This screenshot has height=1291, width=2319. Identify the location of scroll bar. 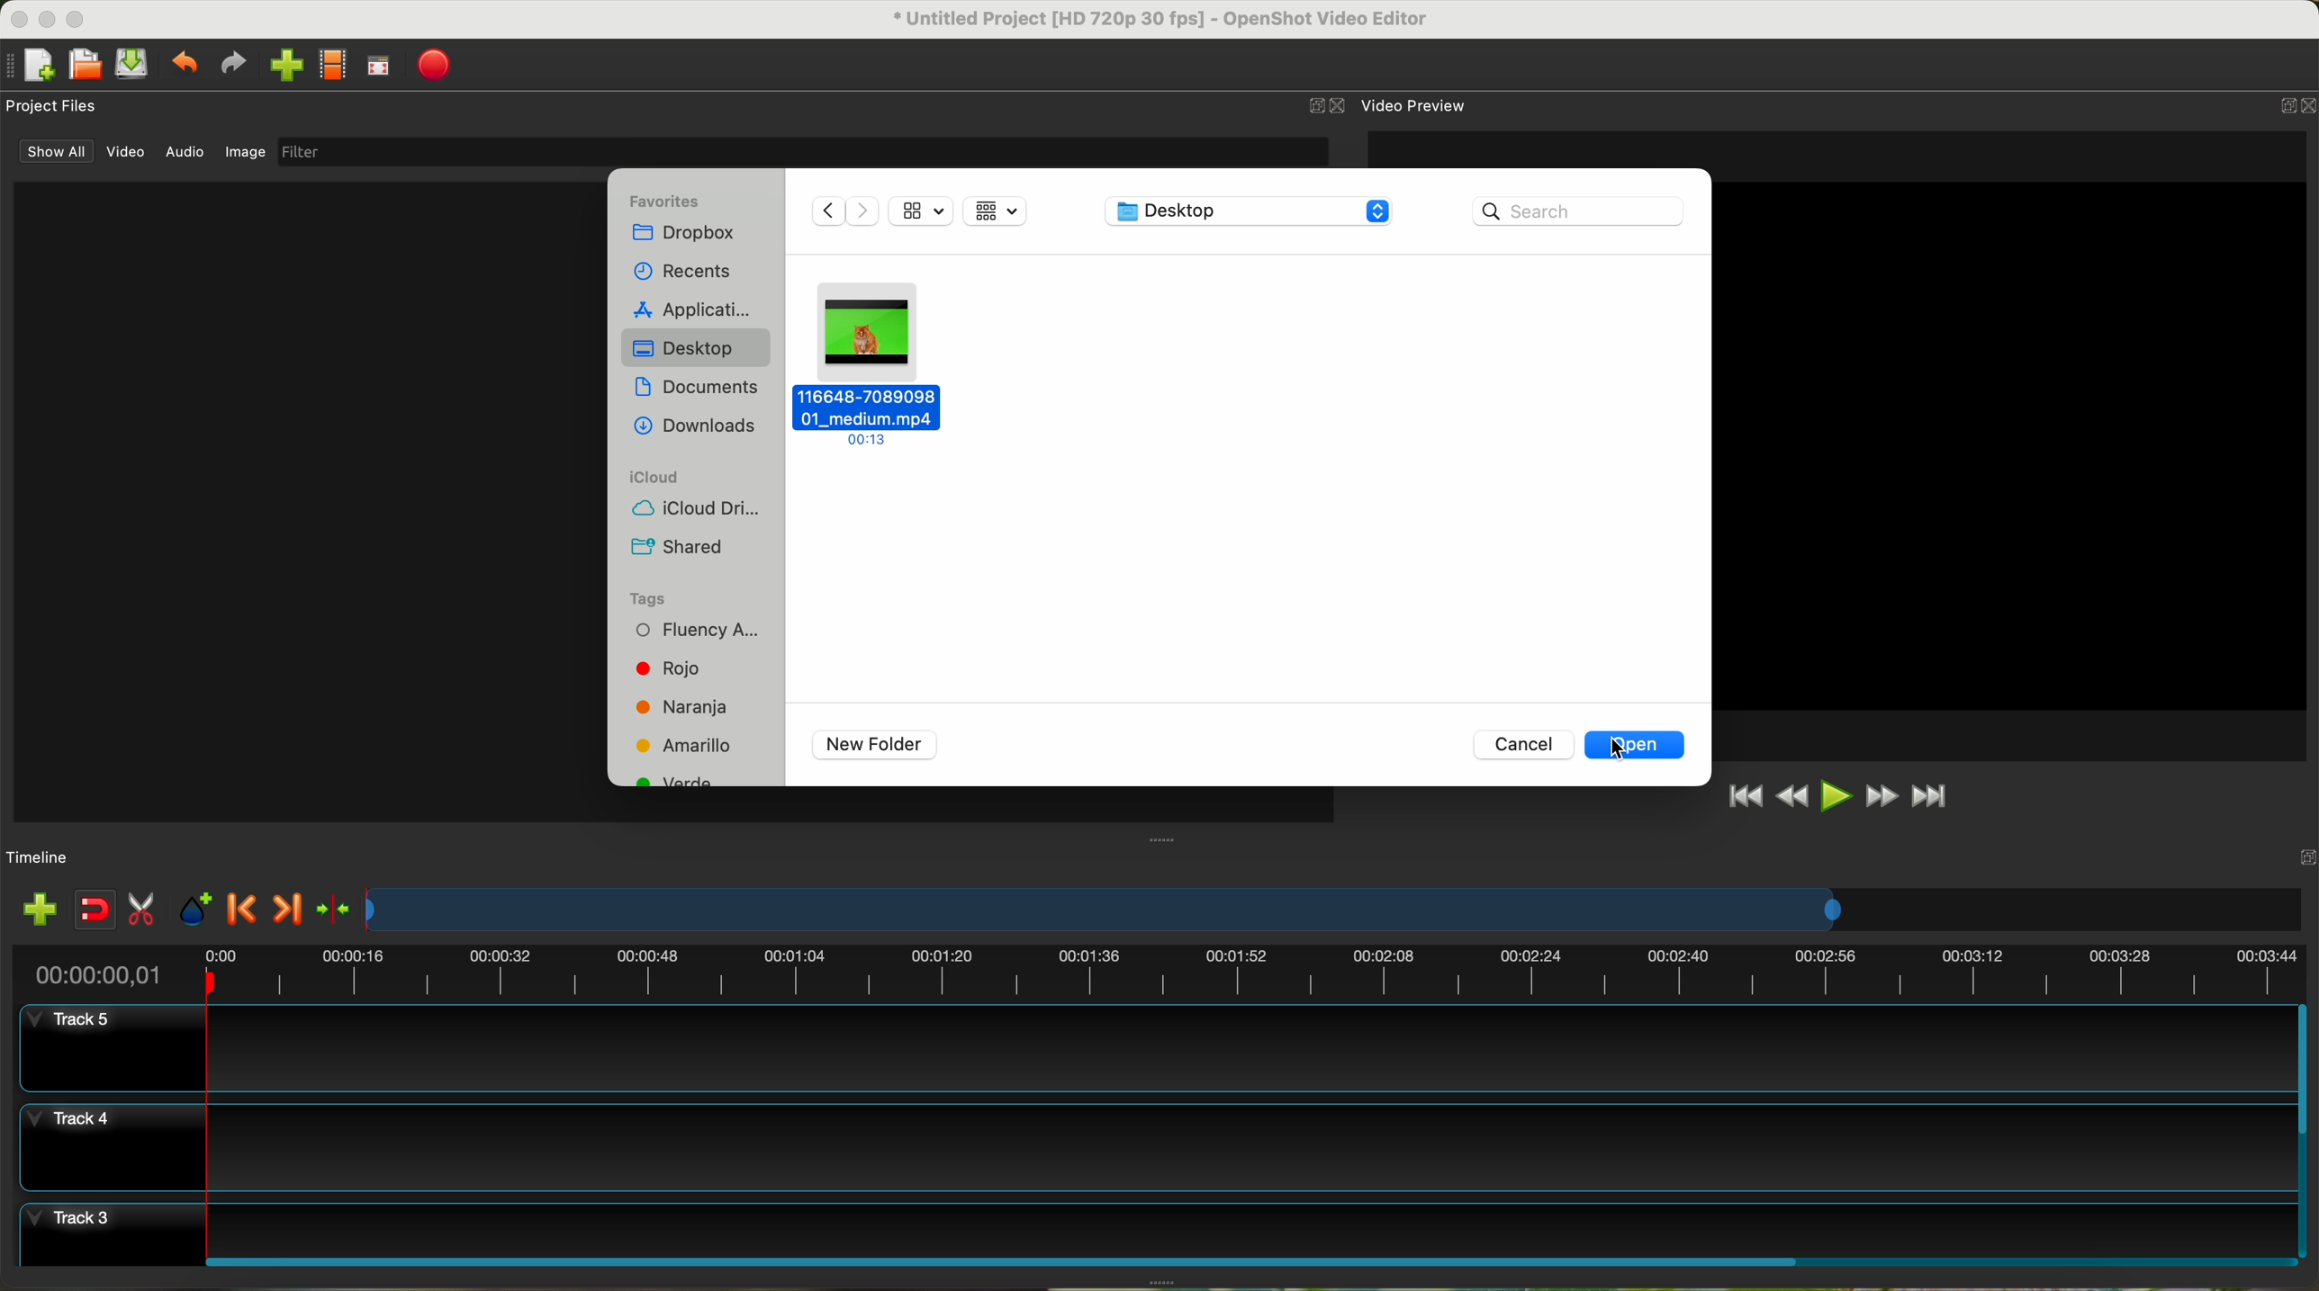
(1248, 1260).